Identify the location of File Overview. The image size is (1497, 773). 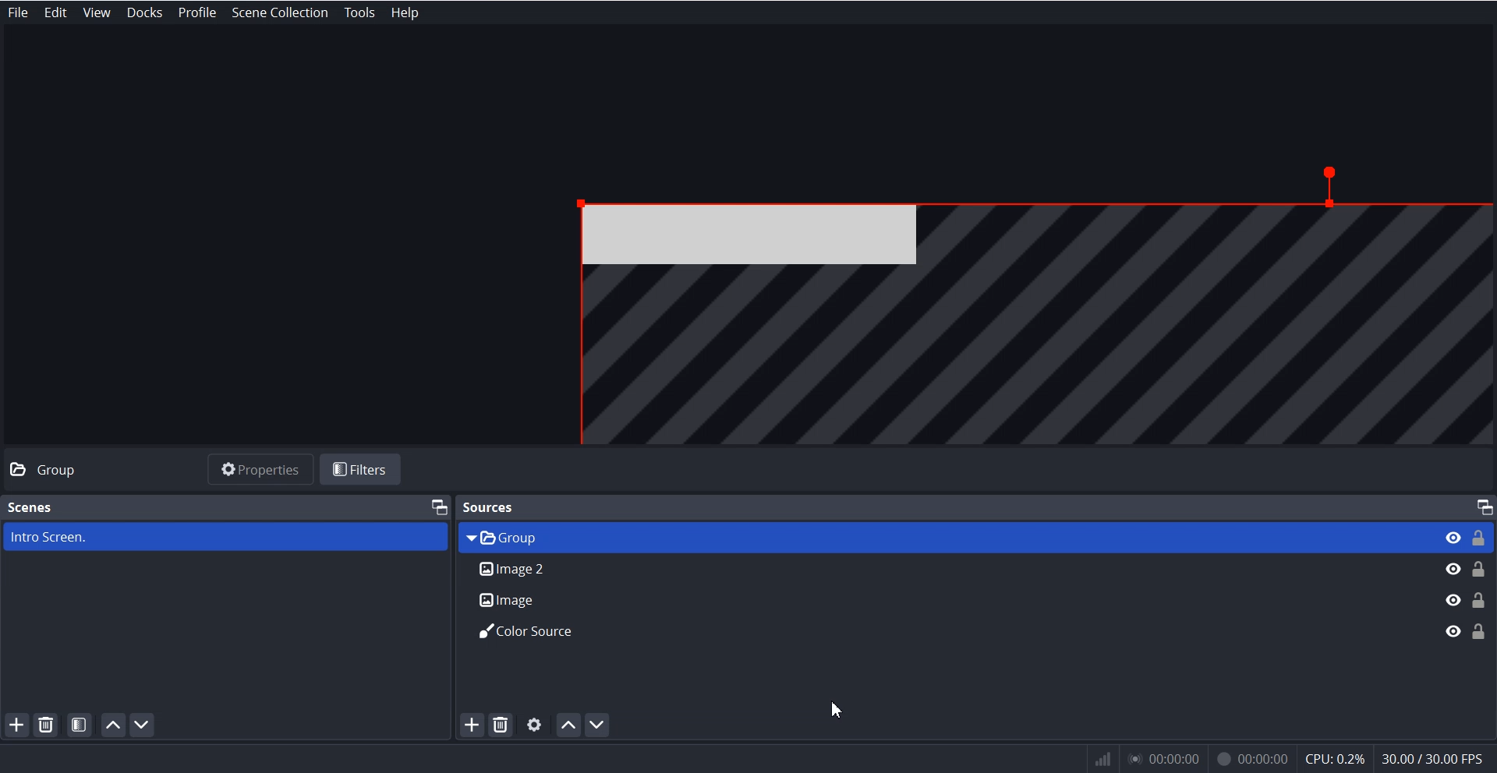
(1014, 299).